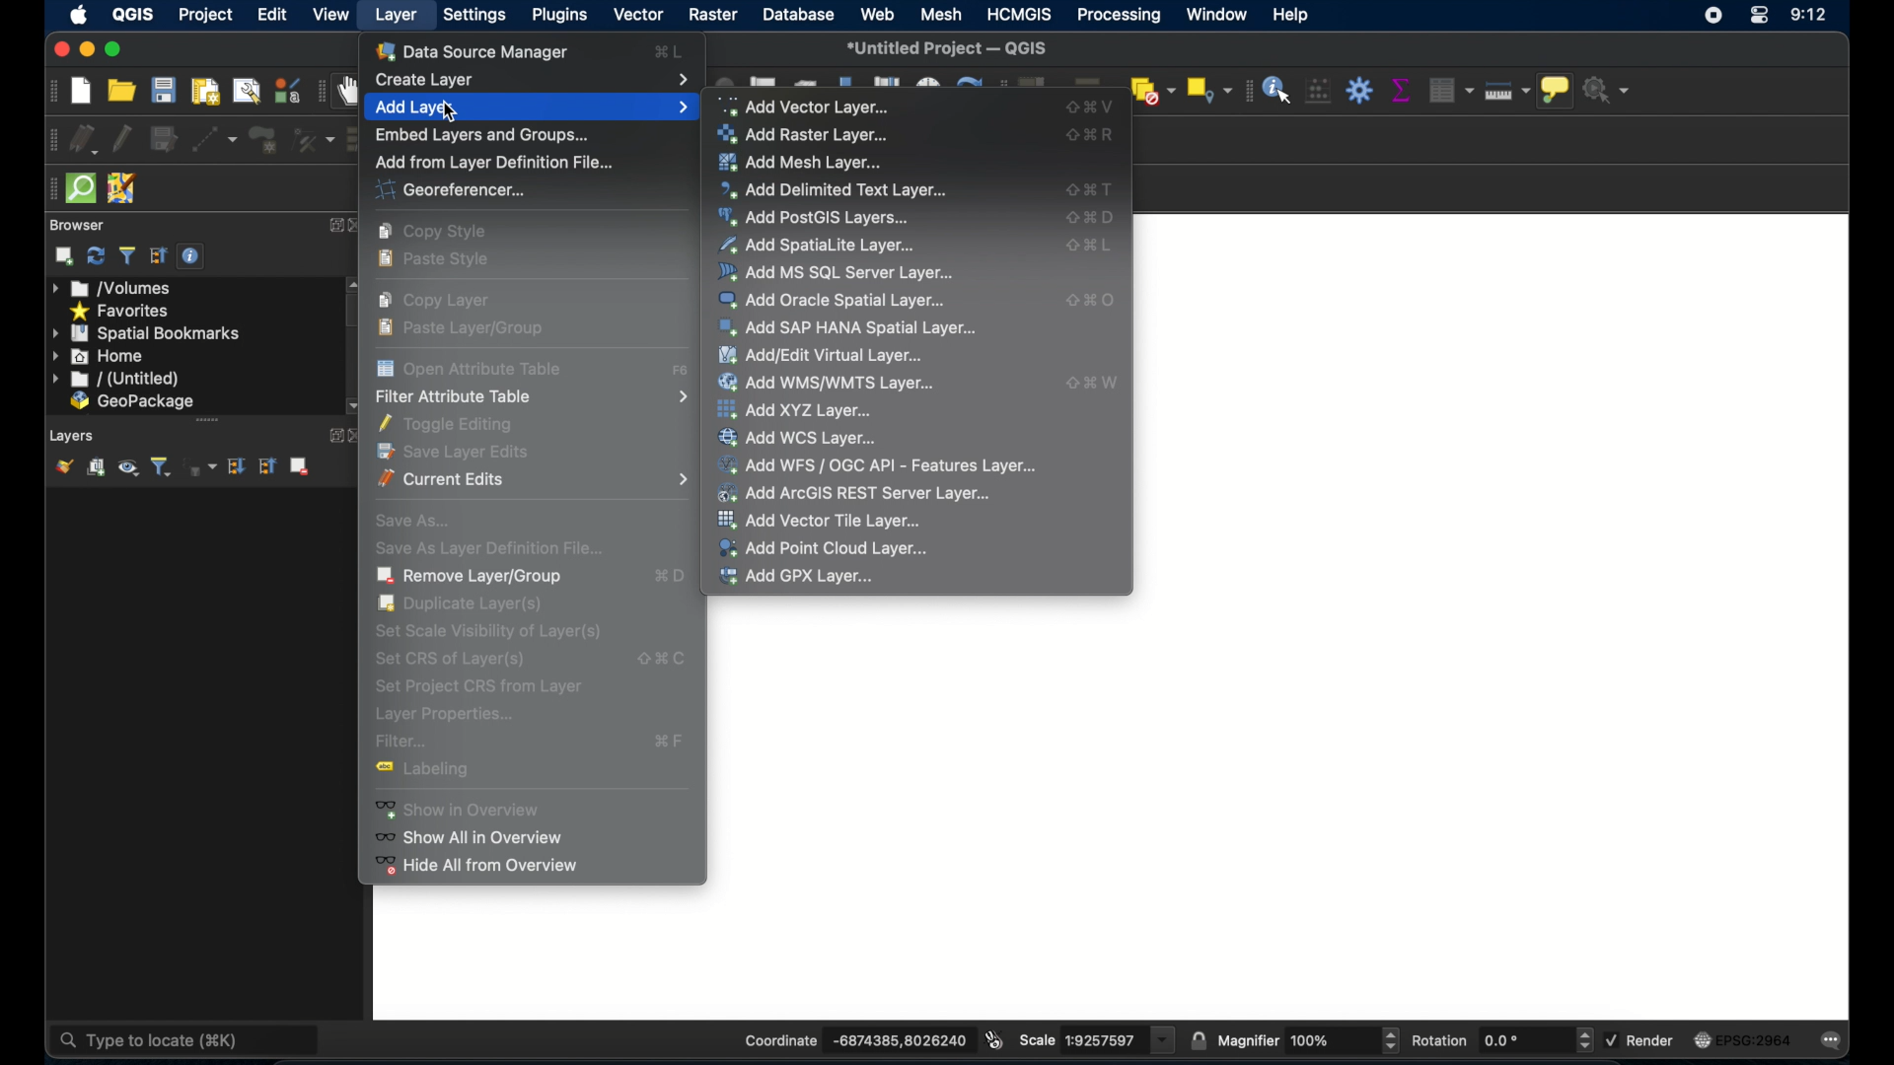  What do you see at coordinates (1096, 1039) in the screenshot?
I see `scale` at bounding box center [1096, 1039].